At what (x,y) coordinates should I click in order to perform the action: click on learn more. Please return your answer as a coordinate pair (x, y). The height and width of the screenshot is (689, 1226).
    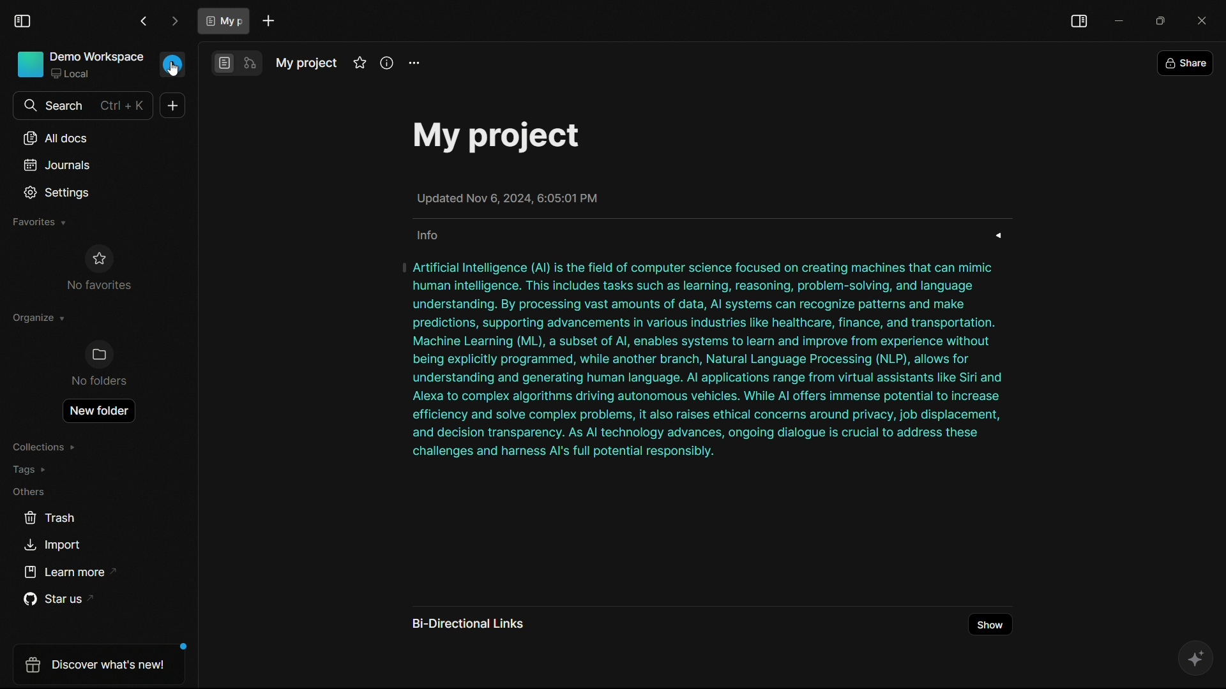
    Looking at the image, I should click on (66, 572).